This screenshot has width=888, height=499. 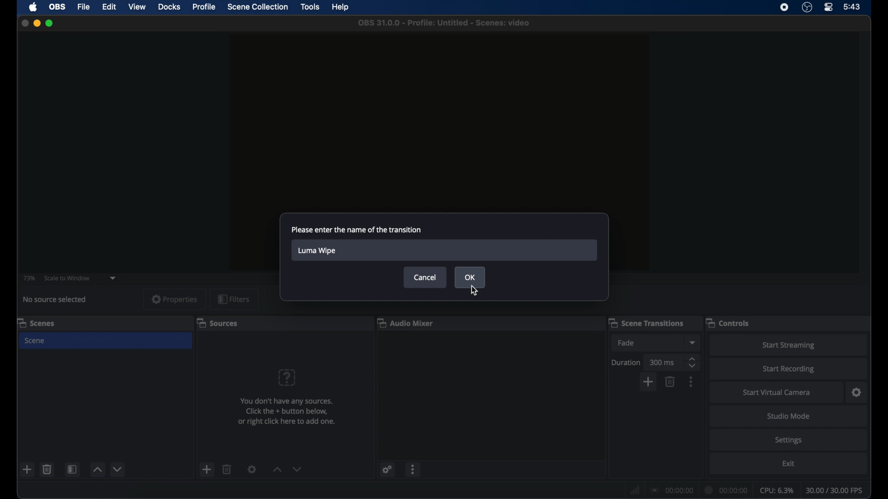 What do you see at coordinates (470, 277) in the screenshot?
I see `ok` at bounding box center [470, 277].